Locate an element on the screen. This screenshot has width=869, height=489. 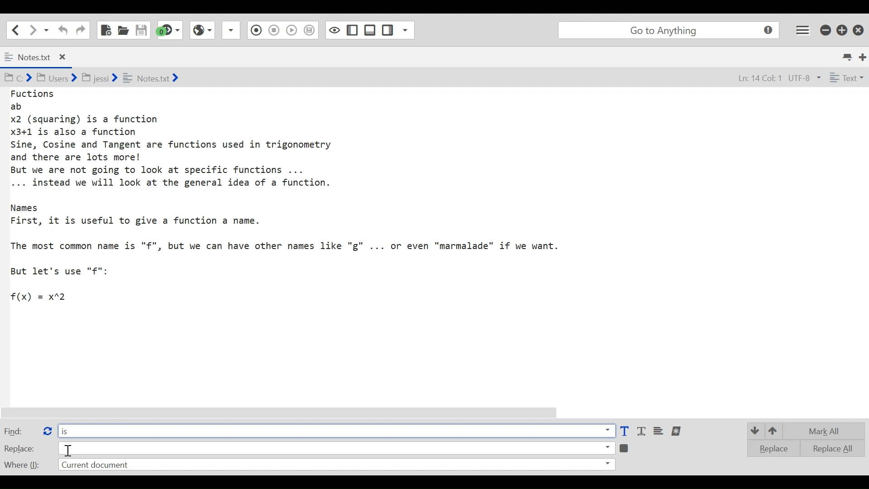
Go back one location is located at coordinates (13, 29).